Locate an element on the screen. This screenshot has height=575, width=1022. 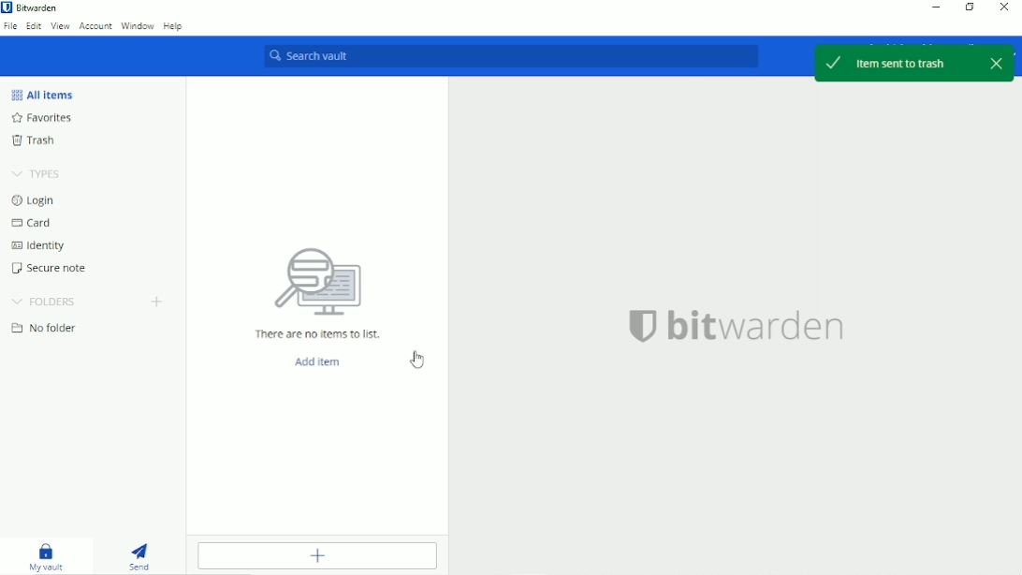
scroll down is located at coordinates (186, 95).